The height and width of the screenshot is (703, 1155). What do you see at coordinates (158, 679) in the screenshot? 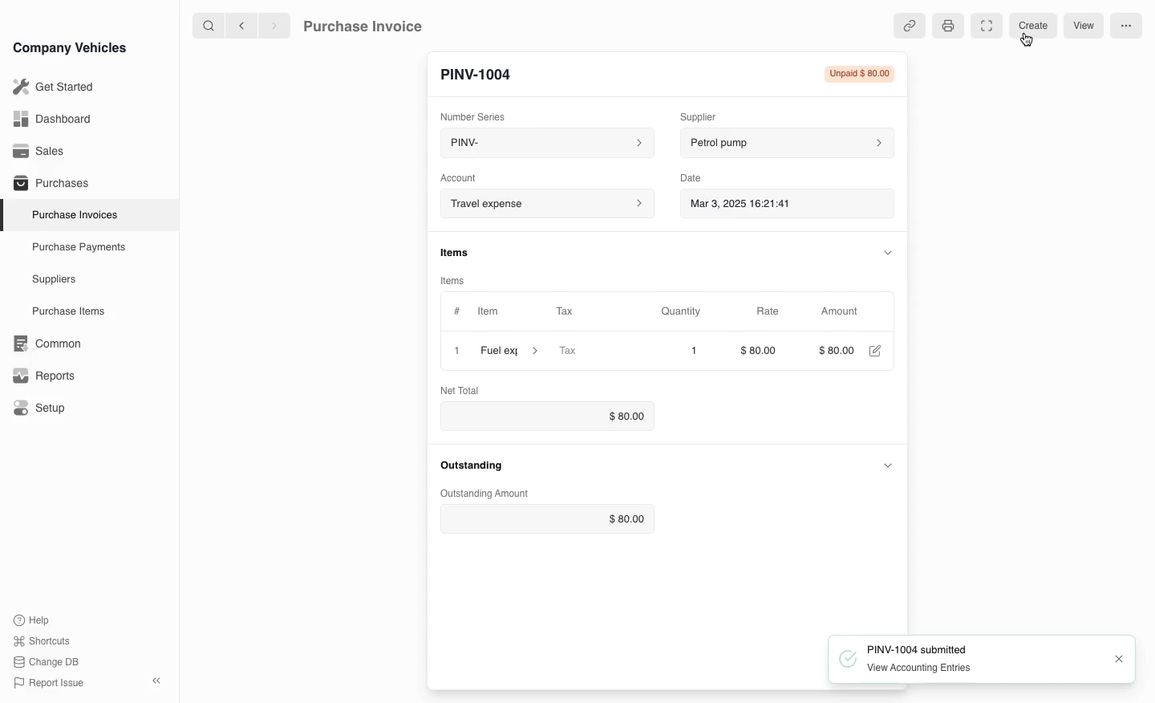
I see `close sidebar` at bounding box center [158, 679].